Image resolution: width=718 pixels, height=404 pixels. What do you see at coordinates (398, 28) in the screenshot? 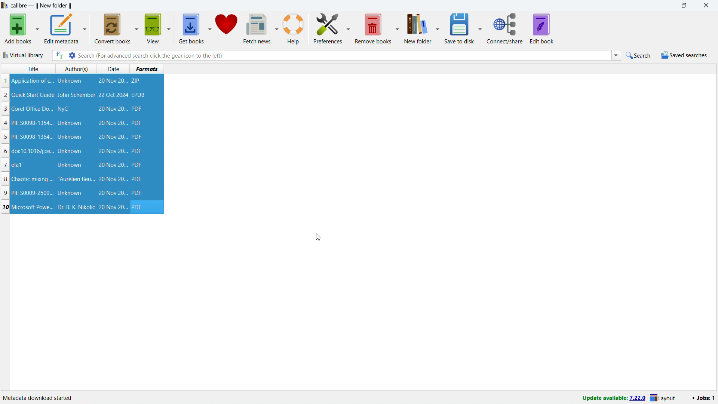
I see `remove books options` at bounding box center [398, 28].